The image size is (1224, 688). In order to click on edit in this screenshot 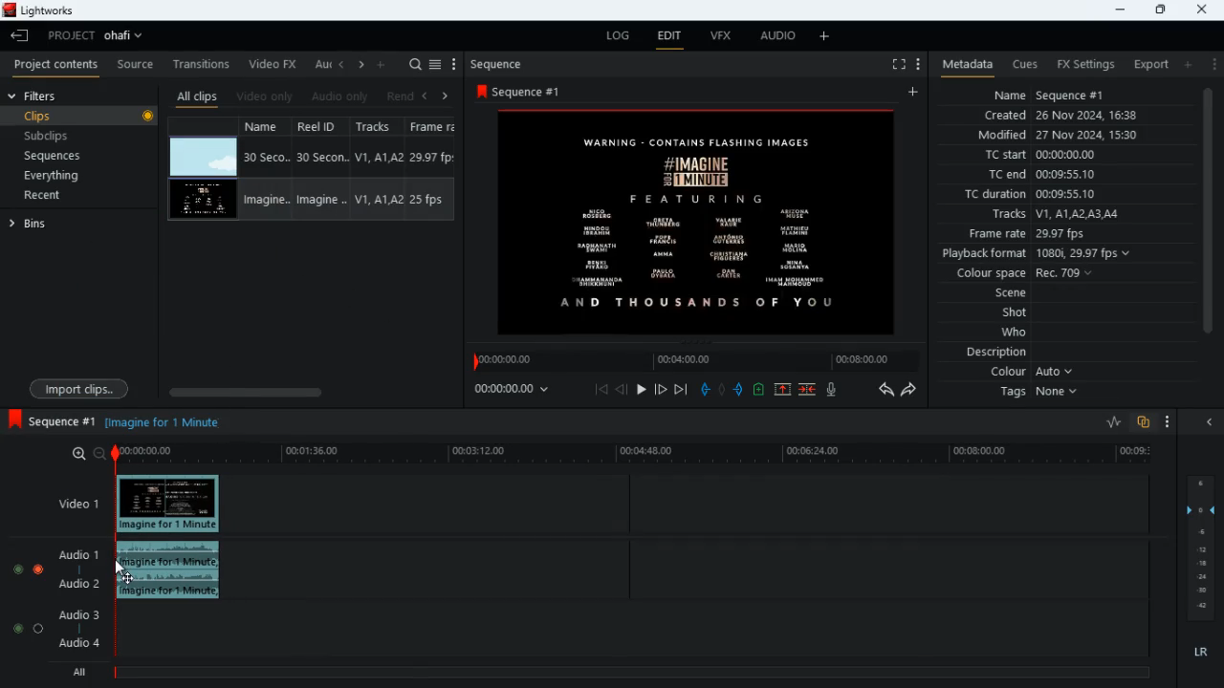, I will do `click(669, 38)`.